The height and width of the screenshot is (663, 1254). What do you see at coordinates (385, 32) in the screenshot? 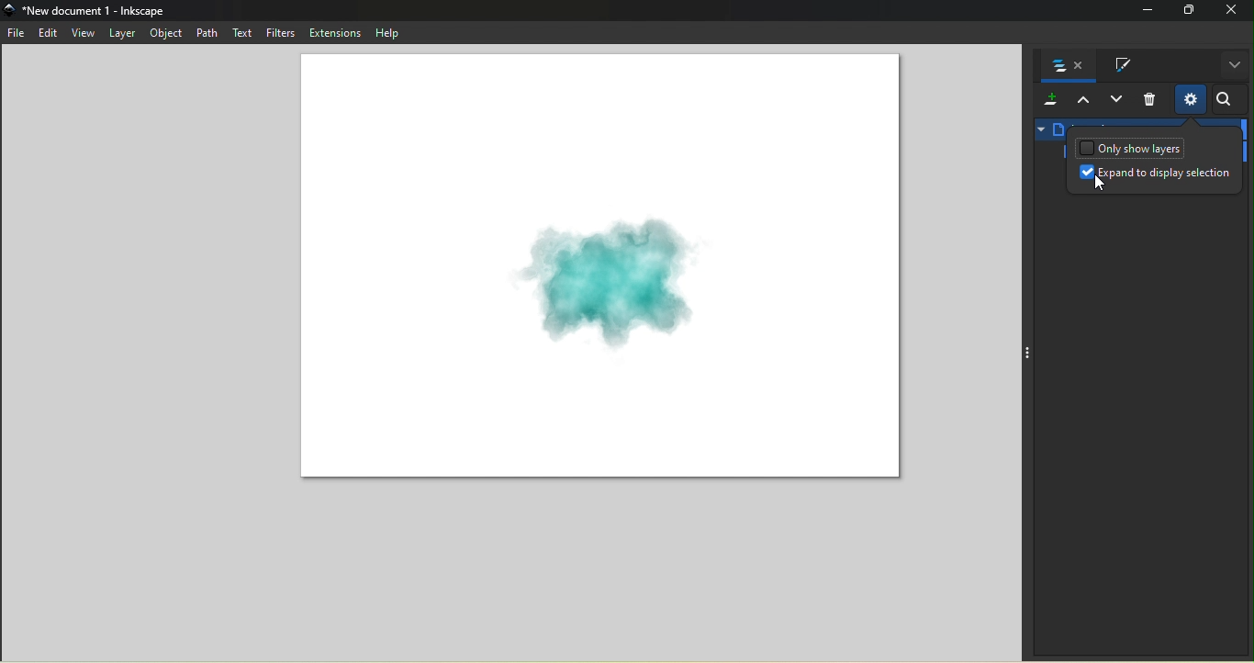
I see `Help` at bounding box center [385, 32].